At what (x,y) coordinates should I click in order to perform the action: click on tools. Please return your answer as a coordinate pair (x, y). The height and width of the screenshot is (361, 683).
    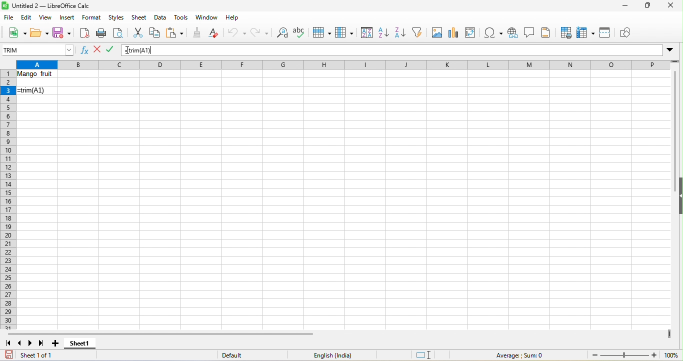
    Looking at the image, I should click on (182, 17).